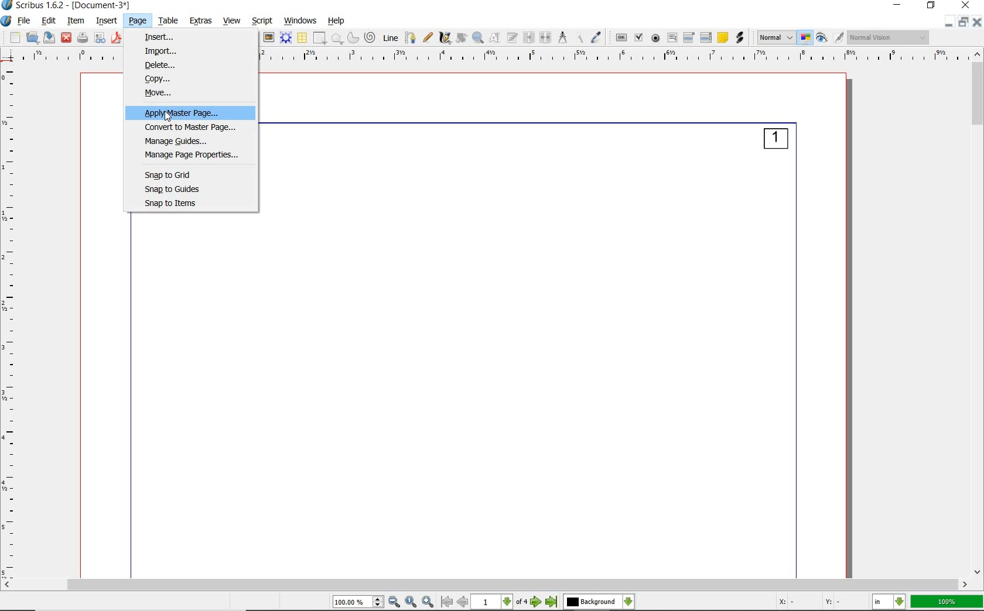 Image resolution: width=984 pixels, height=611 pixels. What do you see at coordinates (552, 603) in the screenshot?
I see `go to last page` at bounding box center [552, 603].